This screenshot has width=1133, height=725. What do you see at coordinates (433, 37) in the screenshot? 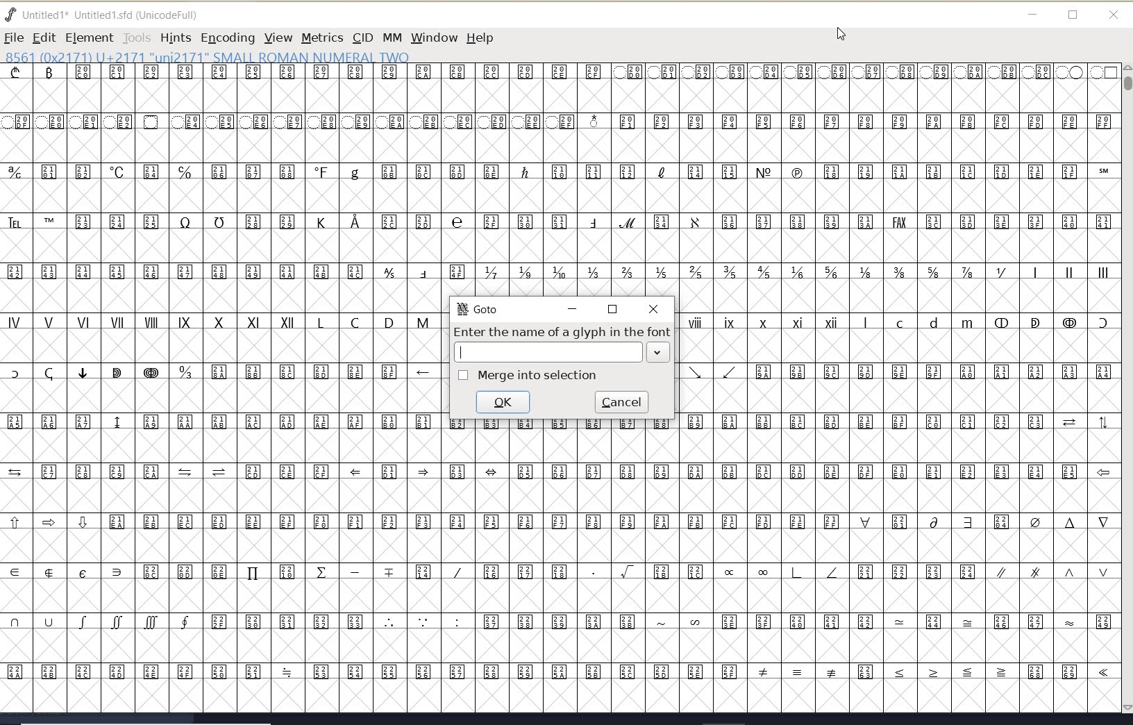
I see `window` at bounding box center [433, 37].